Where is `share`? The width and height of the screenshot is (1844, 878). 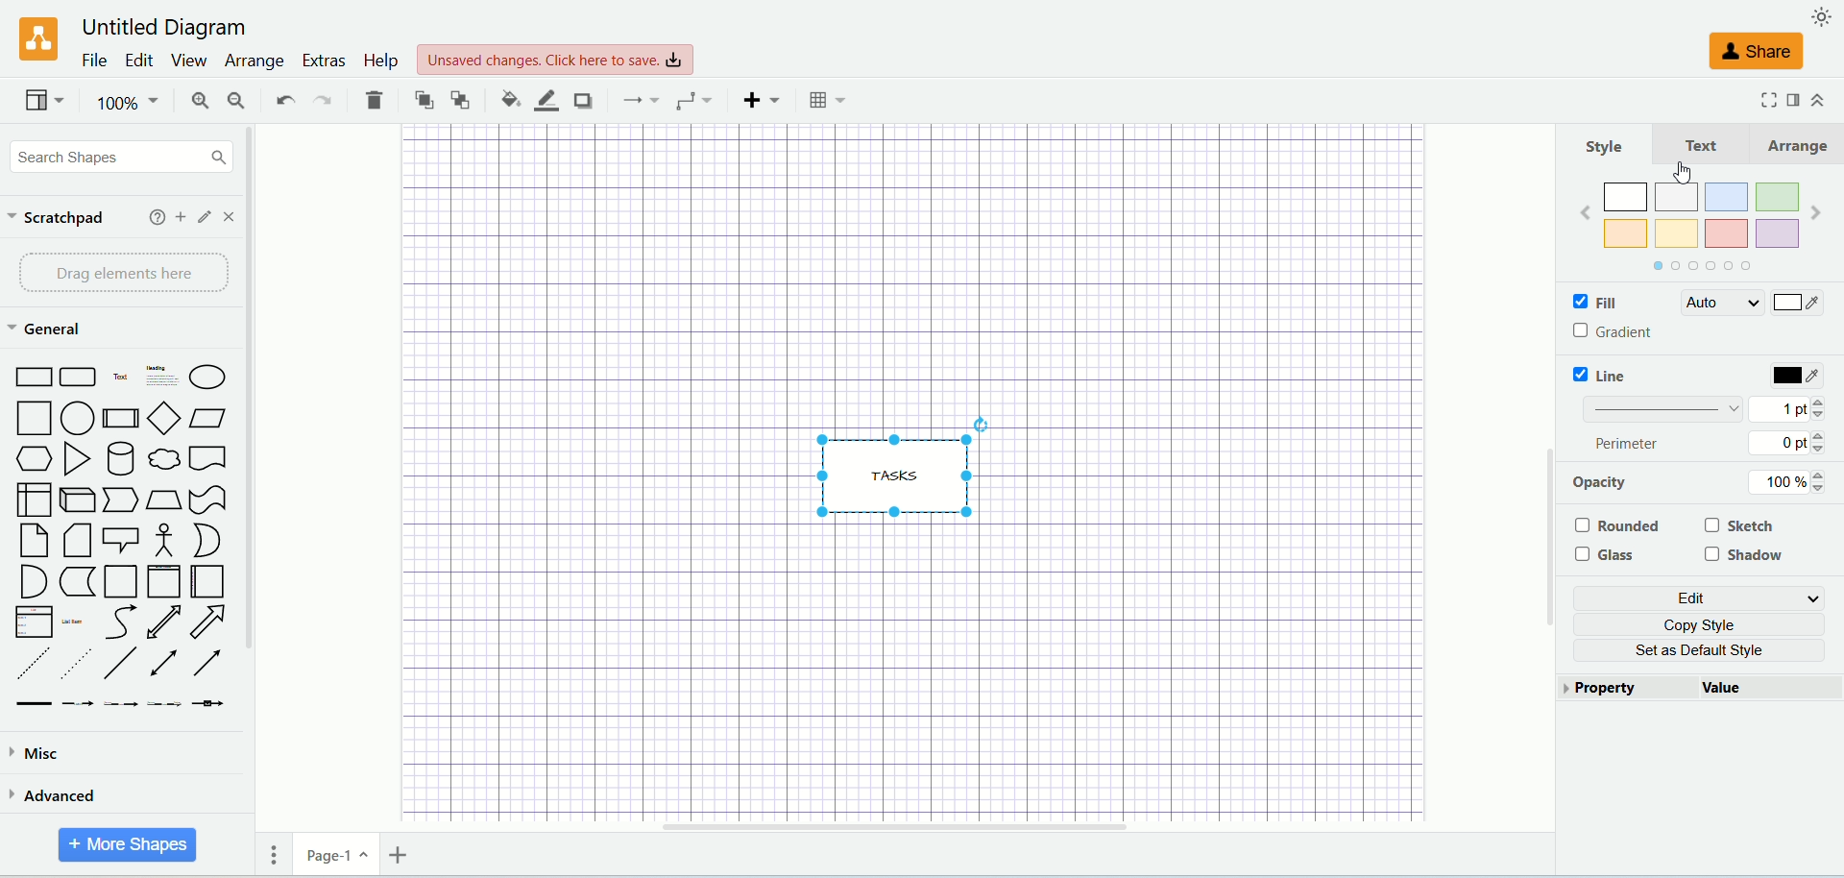 share is located at coordinates (1759, 53).